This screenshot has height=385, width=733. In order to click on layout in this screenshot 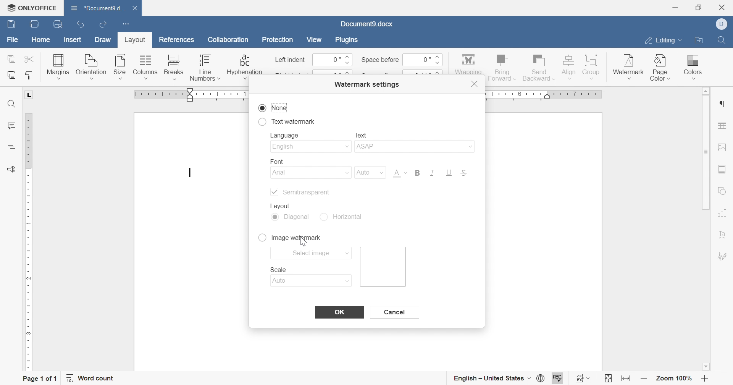, I will do `click(283, 205)`.